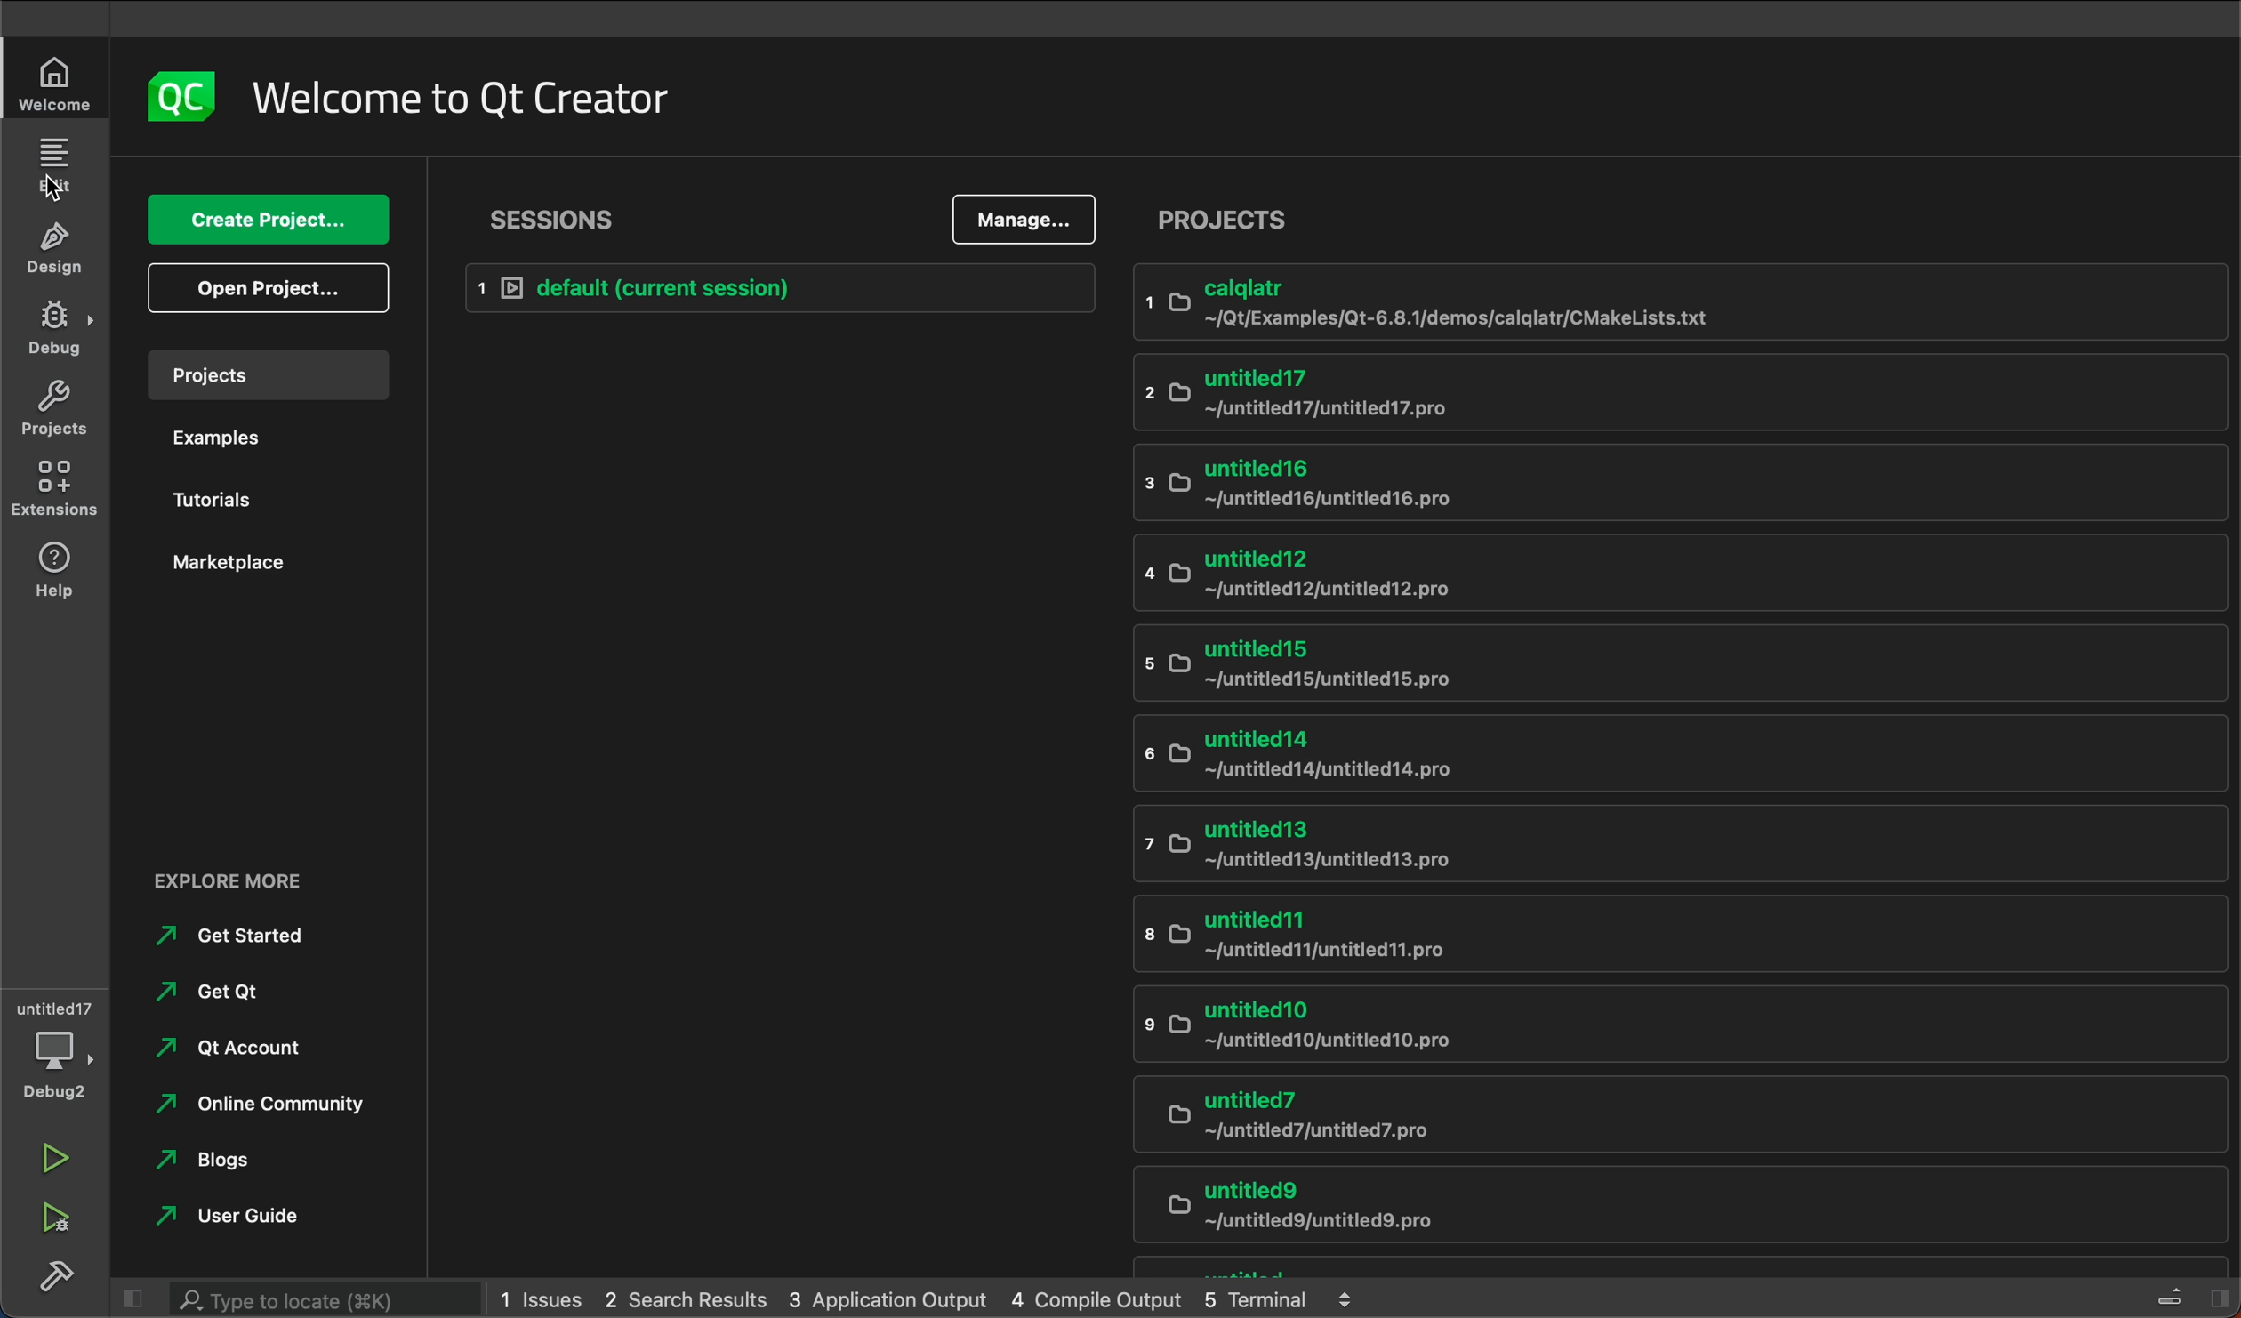 The width and height of the screenshot is (2241, 1318). Describe the element at coordinates (1666, 208) in the screenshot. I see `projects` at that location.